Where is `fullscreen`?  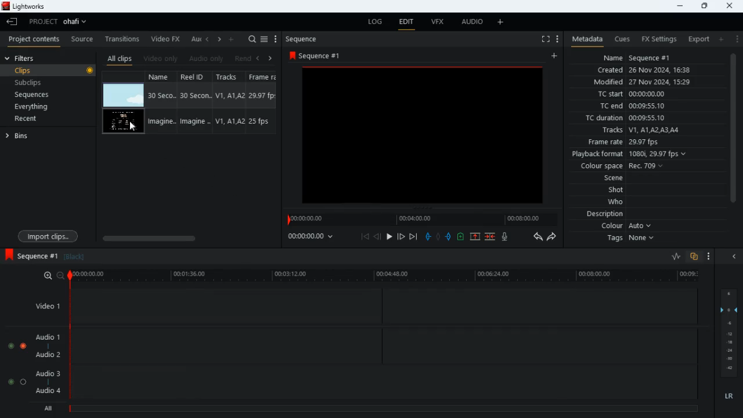
fullscreen is located at coordinates (544, 39).